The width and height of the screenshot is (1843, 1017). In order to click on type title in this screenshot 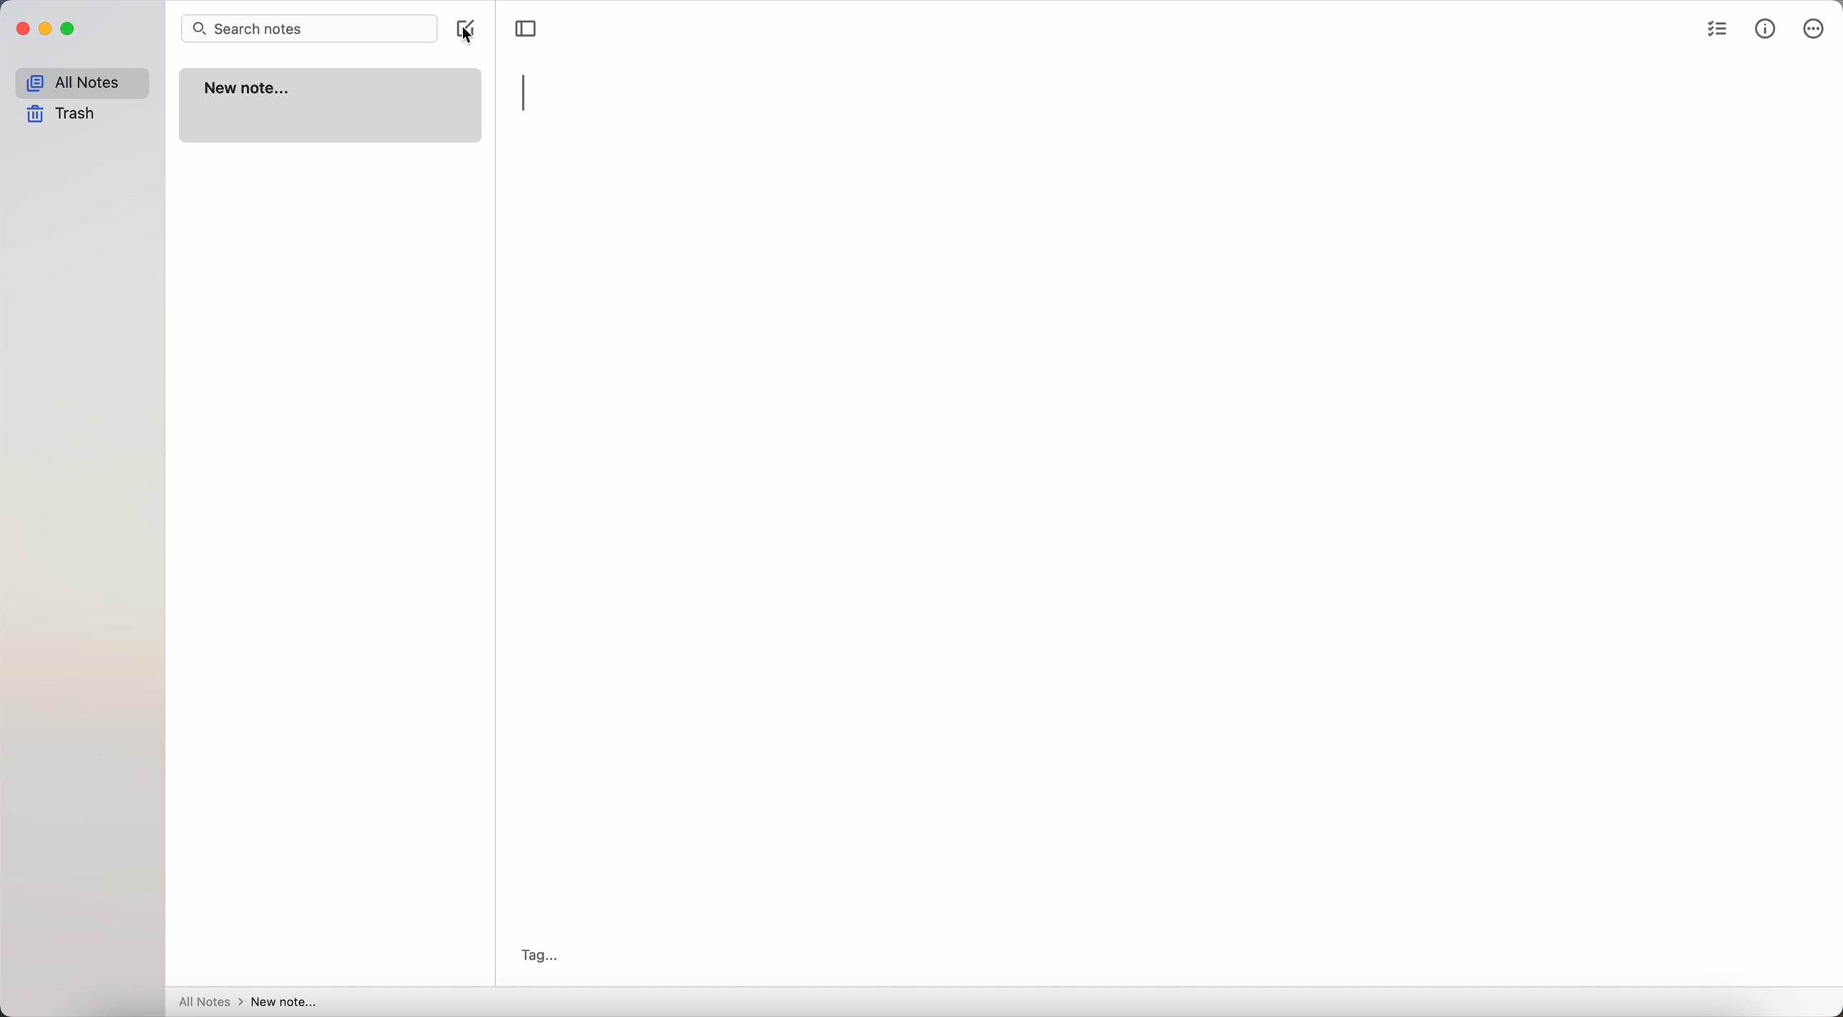, I will do `click(527, 94)`.